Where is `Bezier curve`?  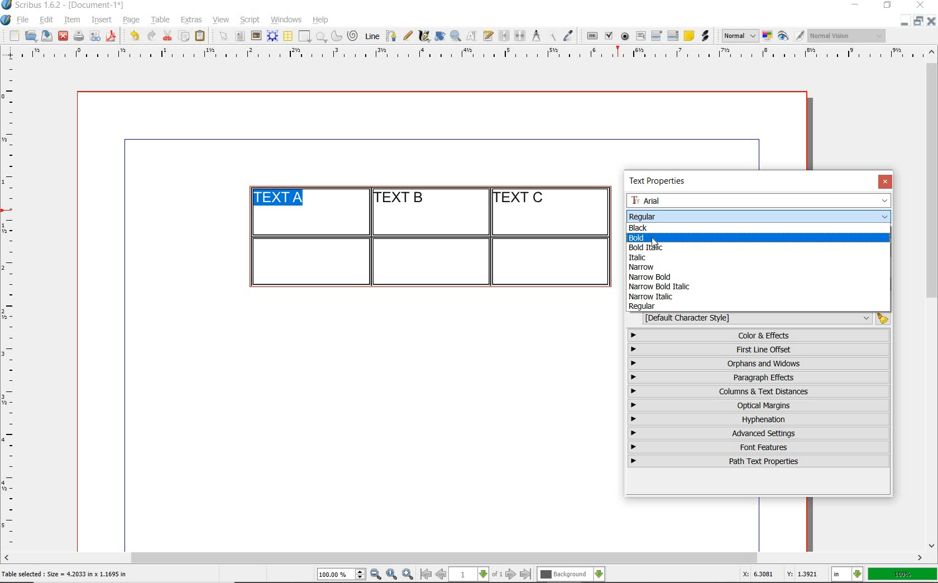
Bezier curve is located at coordinates (390, 36).